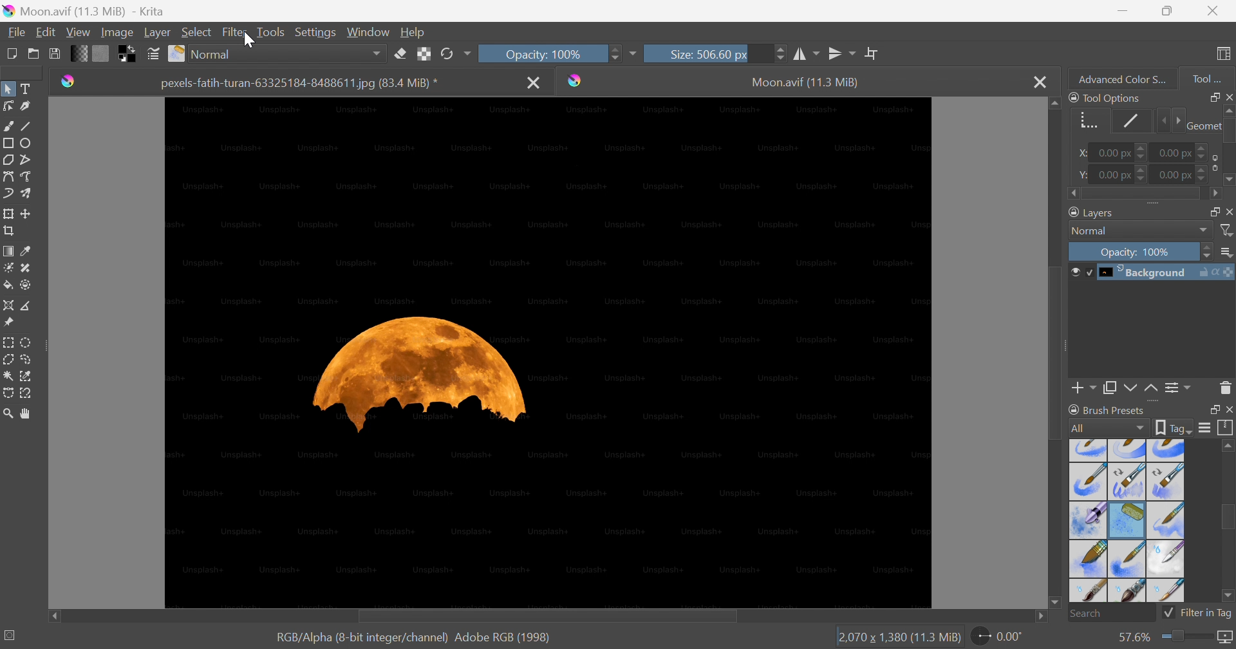 The height and width of the screenshot is (649, 1236). Describe the element at coordinates (1089, 212) in the screenshot. I see `Layers` at that location.